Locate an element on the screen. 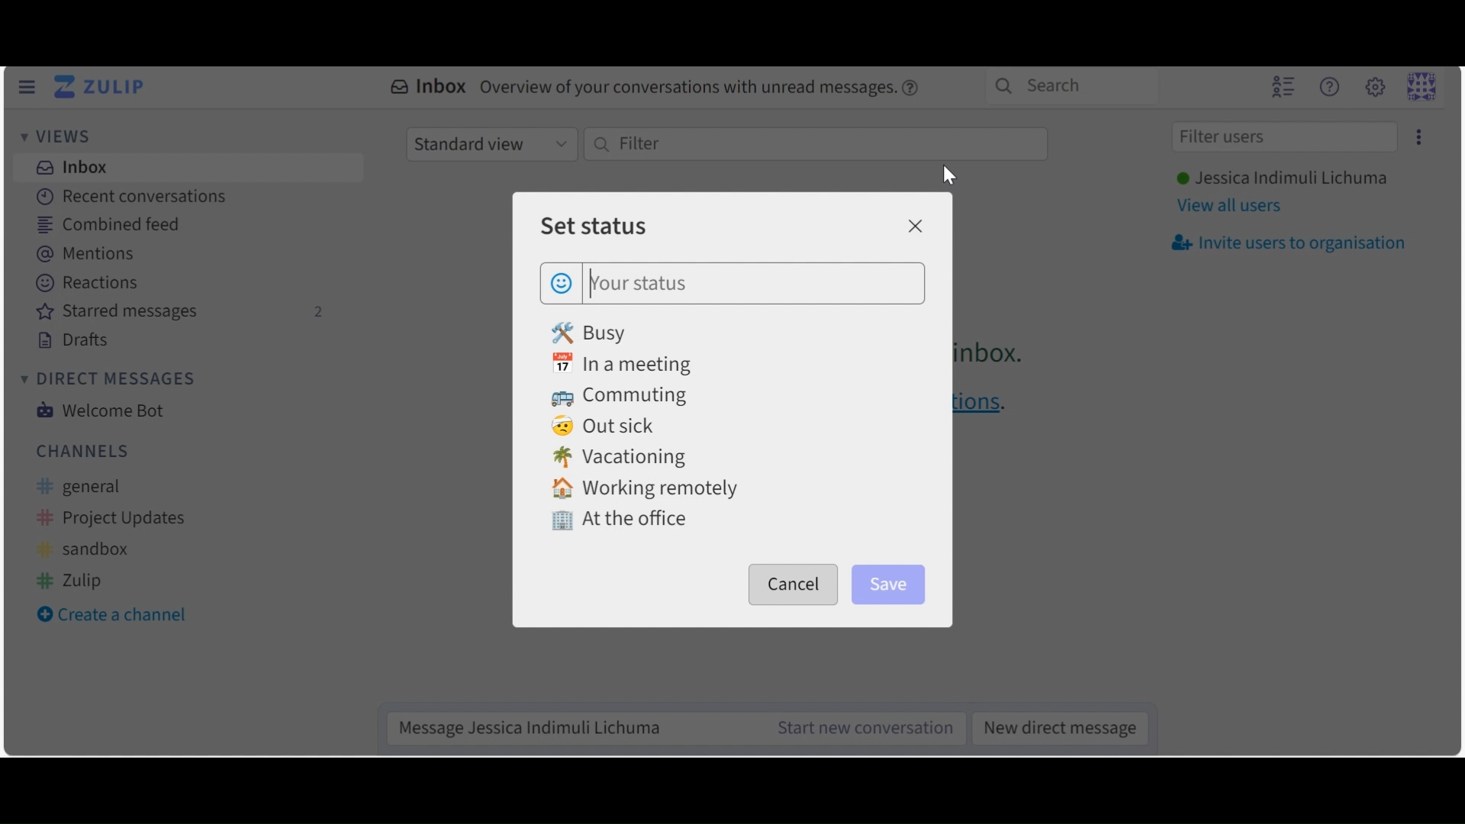 This screenshot has width=1465, height=824. Welcome Bot is located at coordinates (98, 410).